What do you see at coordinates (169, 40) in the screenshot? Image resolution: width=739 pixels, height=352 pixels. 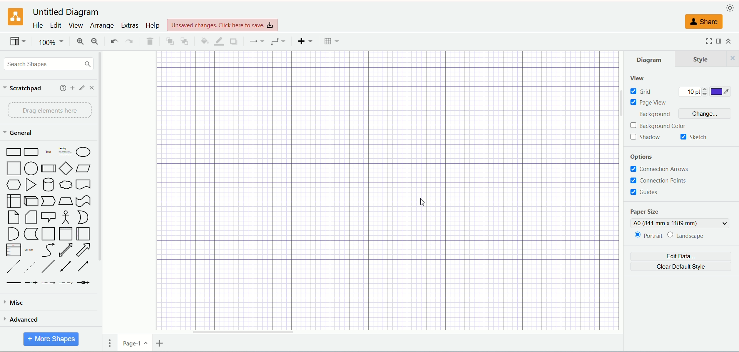 I see `to front` at bounding box center [169, 40].